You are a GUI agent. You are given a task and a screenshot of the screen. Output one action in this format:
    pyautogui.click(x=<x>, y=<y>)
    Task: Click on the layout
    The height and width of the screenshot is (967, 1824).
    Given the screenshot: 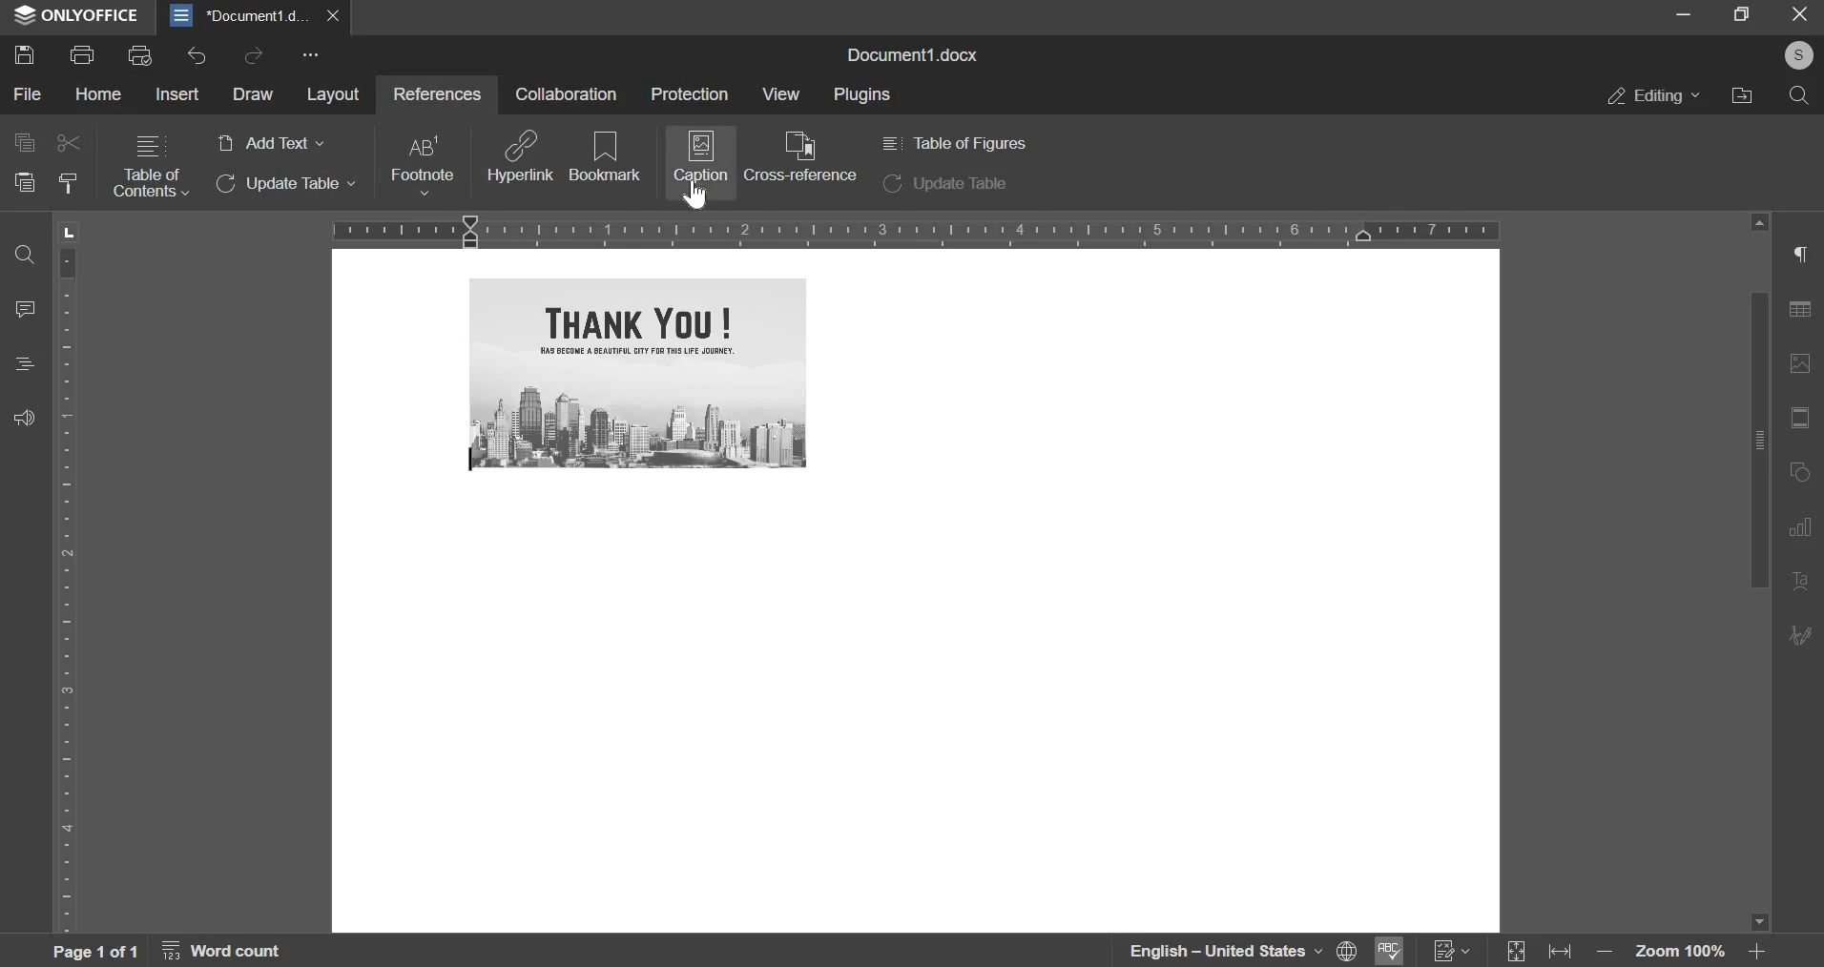 What is the action you would take?
    pyautogui.click(x=333, y=96)
    